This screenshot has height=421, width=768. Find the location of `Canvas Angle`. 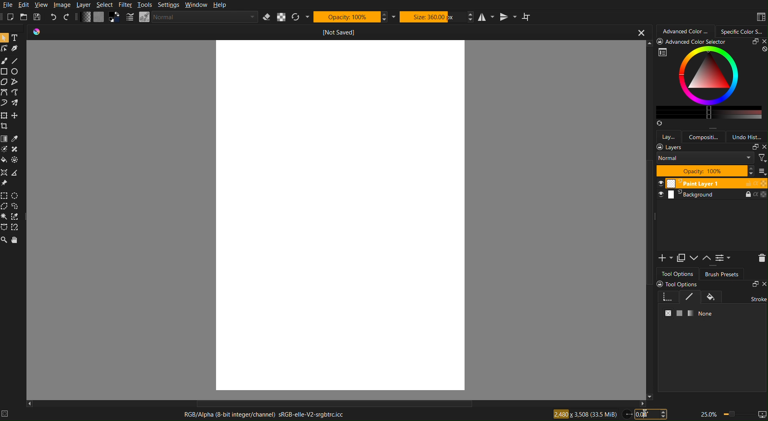

Canvas Angle is located at coordinates (652, 414).